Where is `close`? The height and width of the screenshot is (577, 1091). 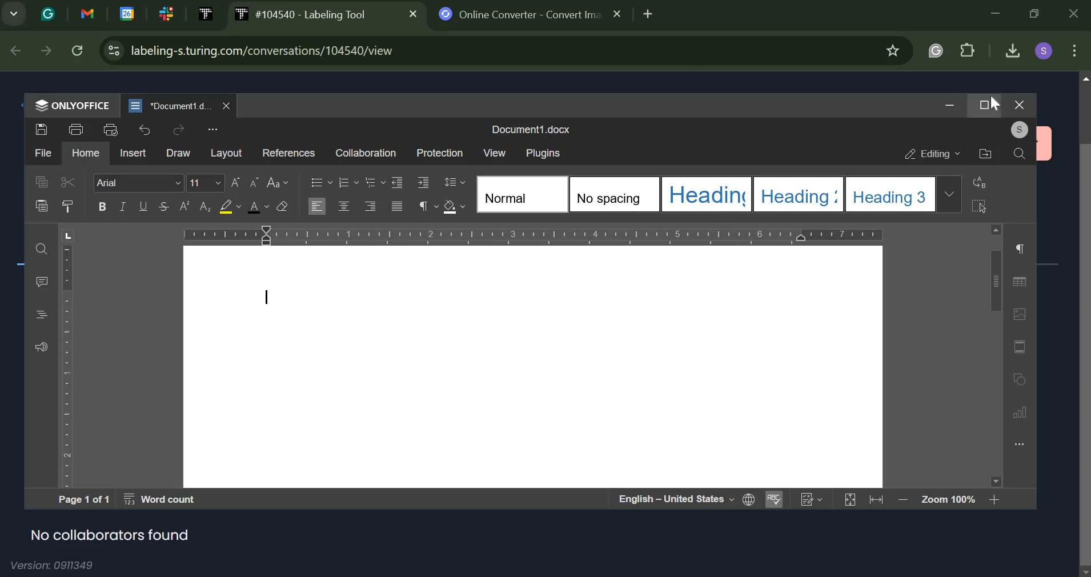
close is located at coordinates (1076, 13).